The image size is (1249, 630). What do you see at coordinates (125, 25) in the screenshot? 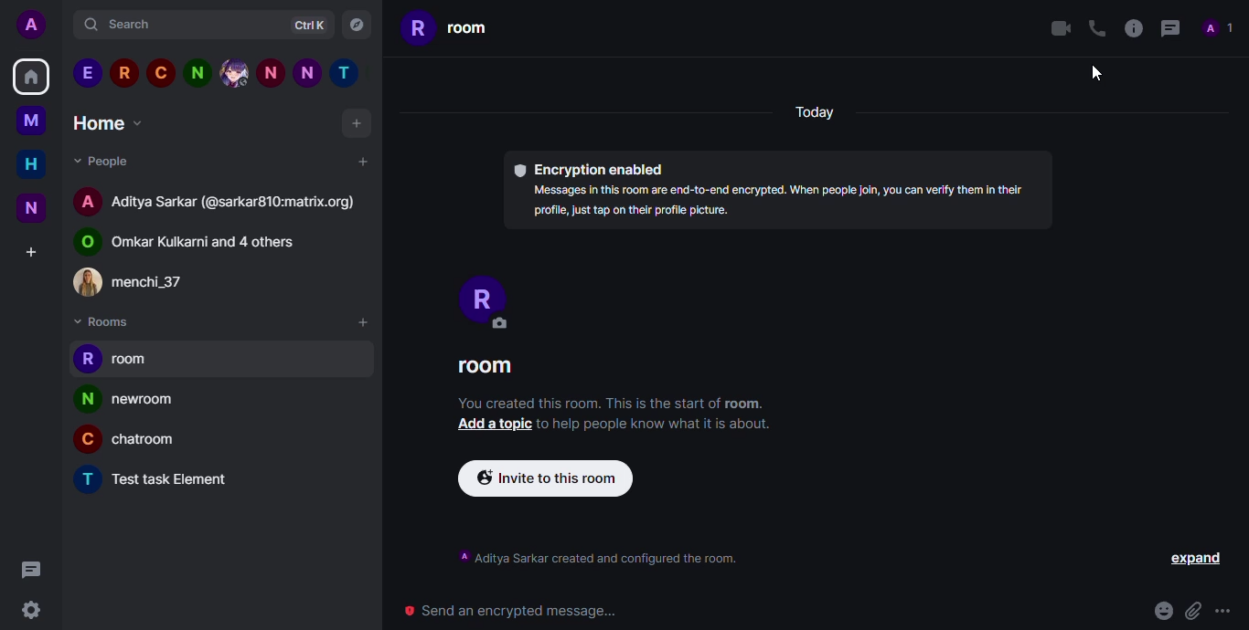
I see `Search` at bounding box center [125, 25].